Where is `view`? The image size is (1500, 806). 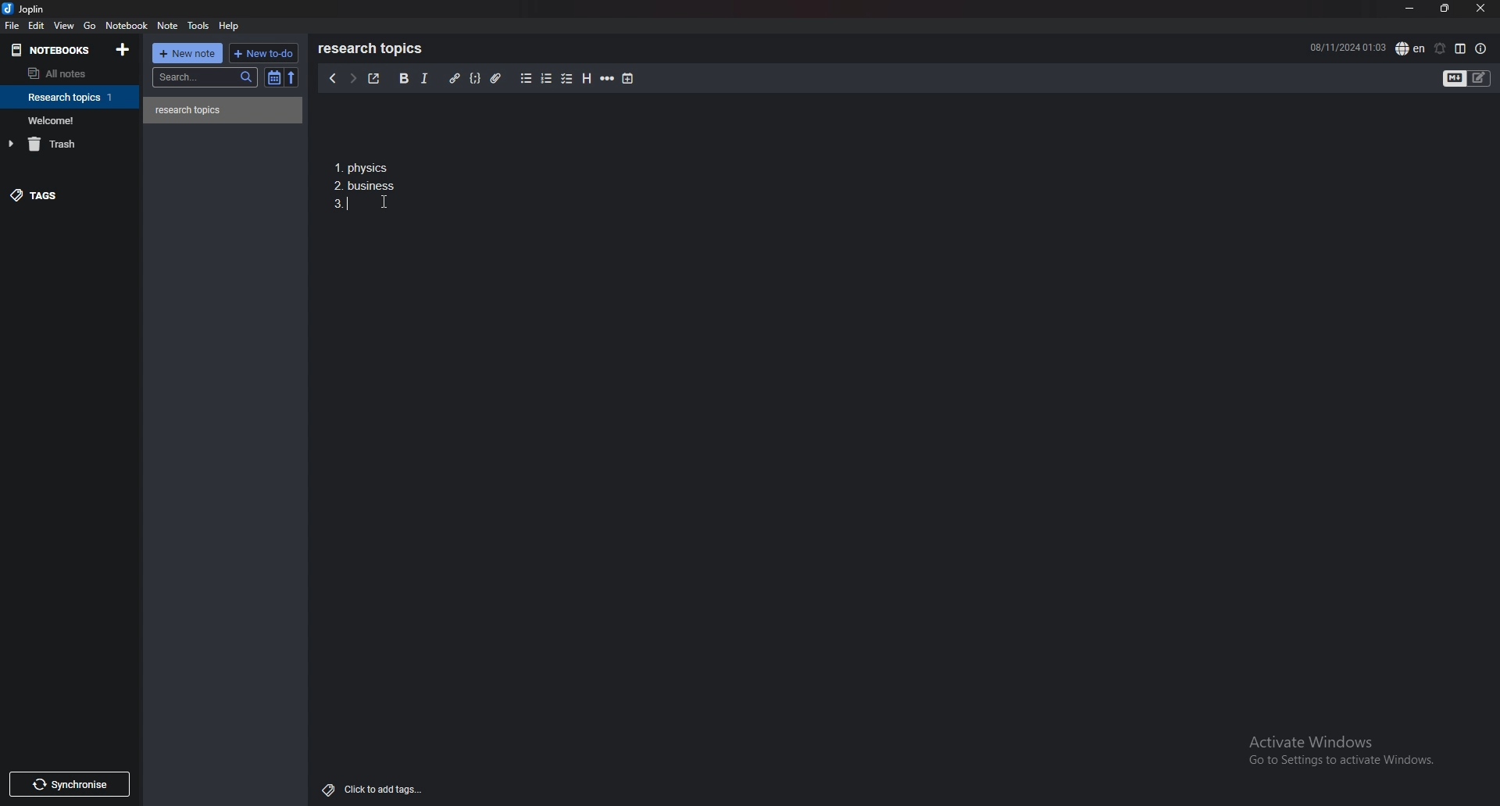 view is located at coordinates (65, 26).